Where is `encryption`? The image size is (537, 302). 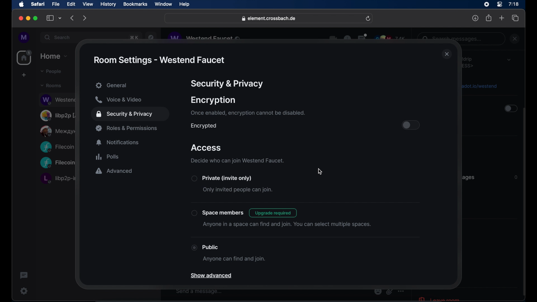 encryption is located at coordinates (213, 100).